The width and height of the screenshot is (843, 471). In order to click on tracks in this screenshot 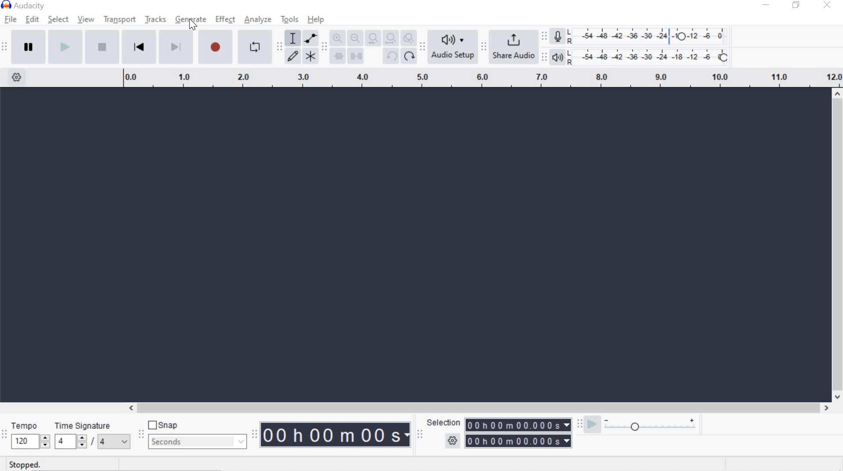, I will do `click(156, 20)`.